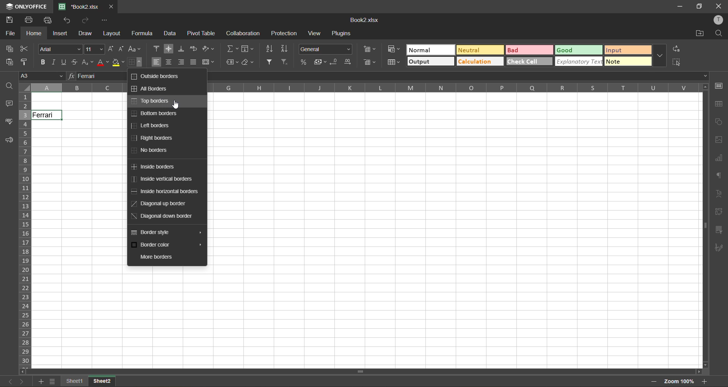 Image resolution: width=728 pixels, height=387 pixels. Describe the element at coordinates (64, 62) in the screenshot. I see `underline` at that location.